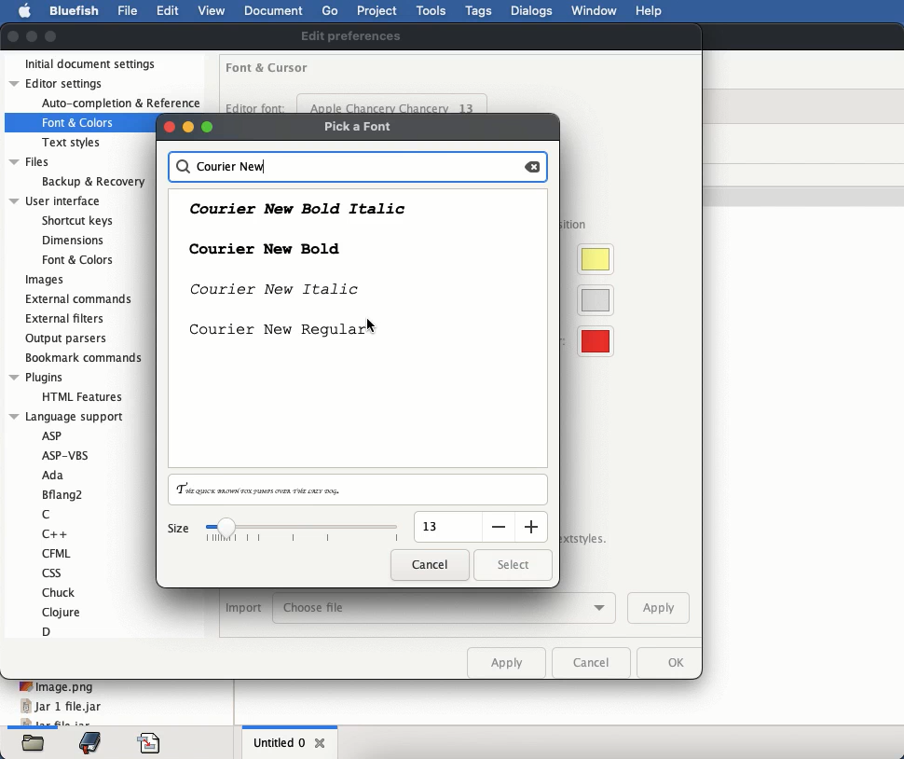 This screenshot has width=904, height=759. What do you see at coordinates (379, 11) in the screenshot?
I see `project` at bounding box center [379, 11].